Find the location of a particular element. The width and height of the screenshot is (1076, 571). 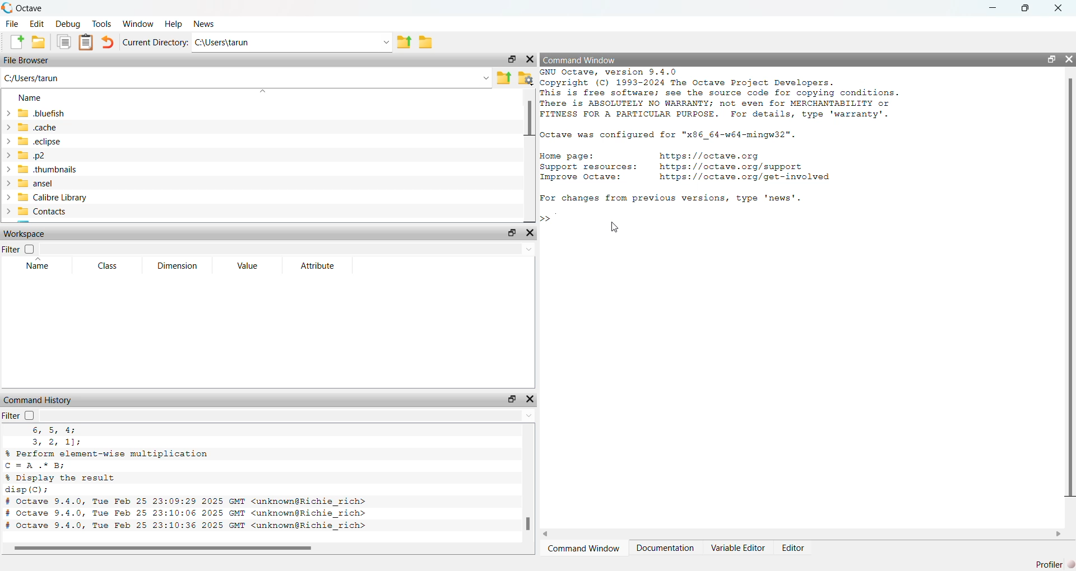

minimize is located at coordinates (992, 10).